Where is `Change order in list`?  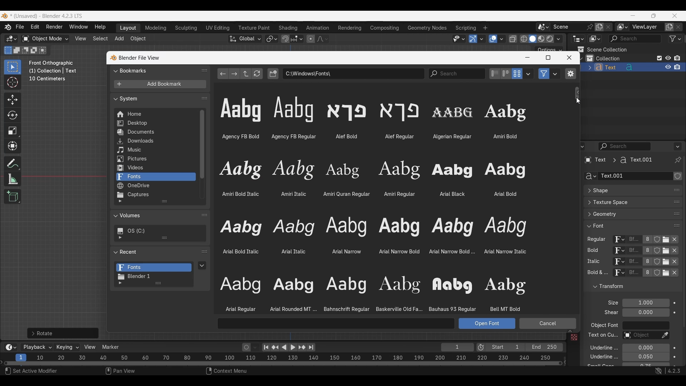 Change order in list is located at coordinates (204, 215).